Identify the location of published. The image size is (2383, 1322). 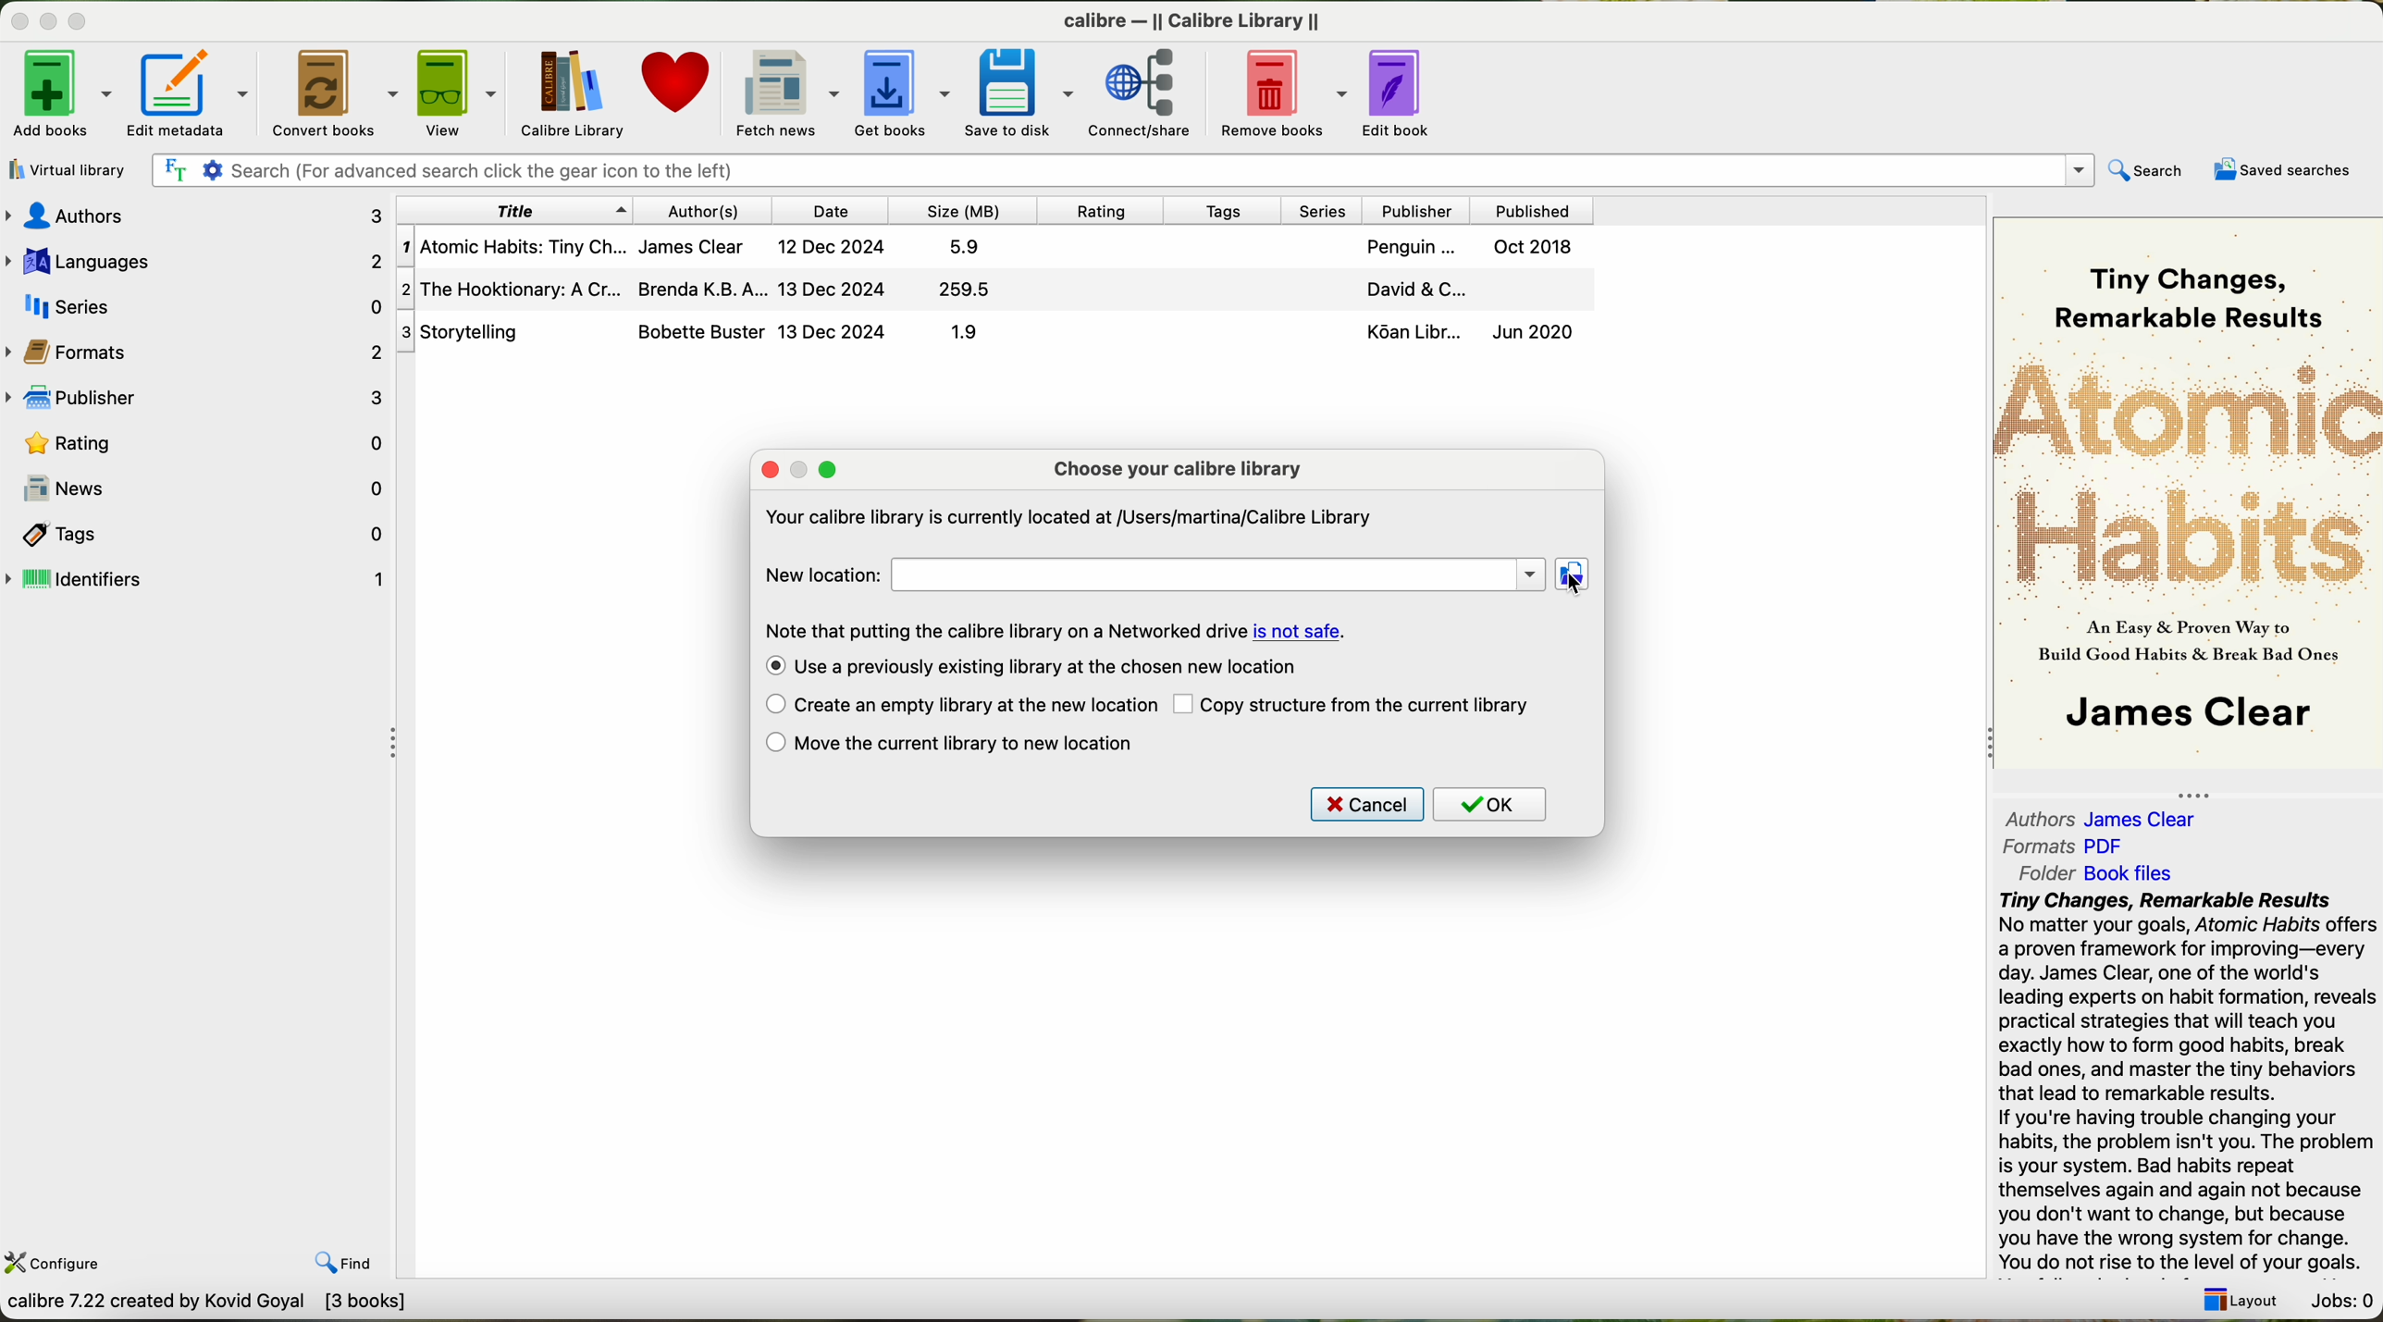
(1530, 208).